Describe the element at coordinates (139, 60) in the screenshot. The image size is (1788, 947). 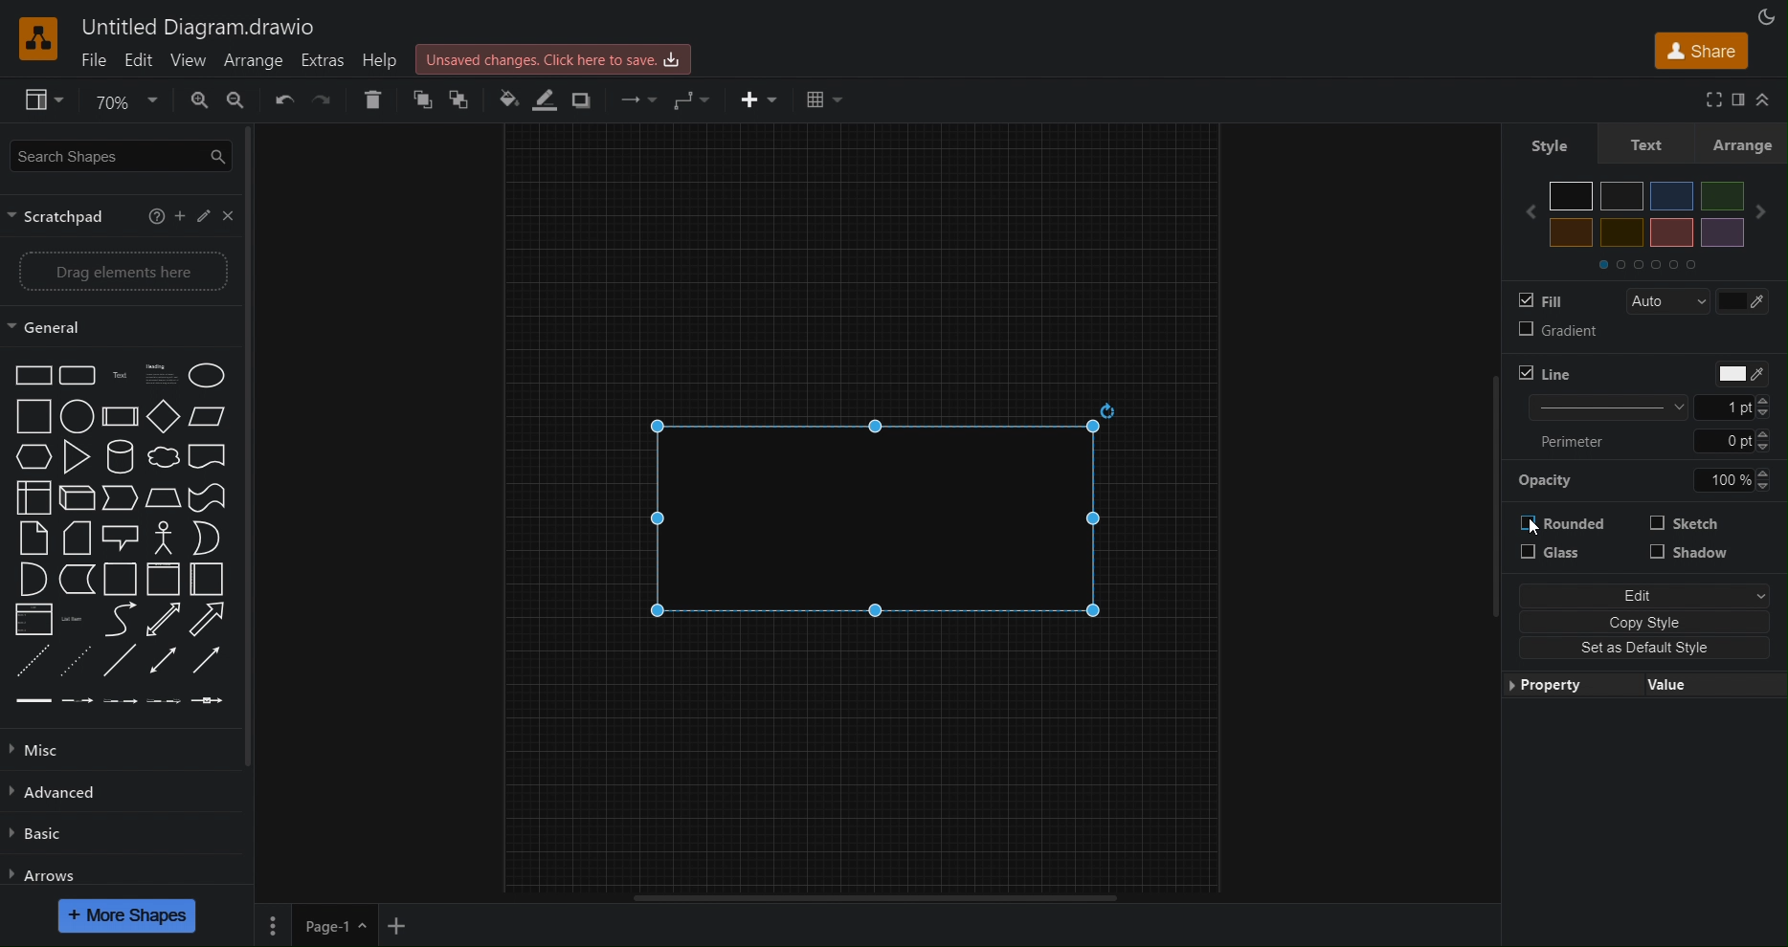
I see `Edit` at that location.